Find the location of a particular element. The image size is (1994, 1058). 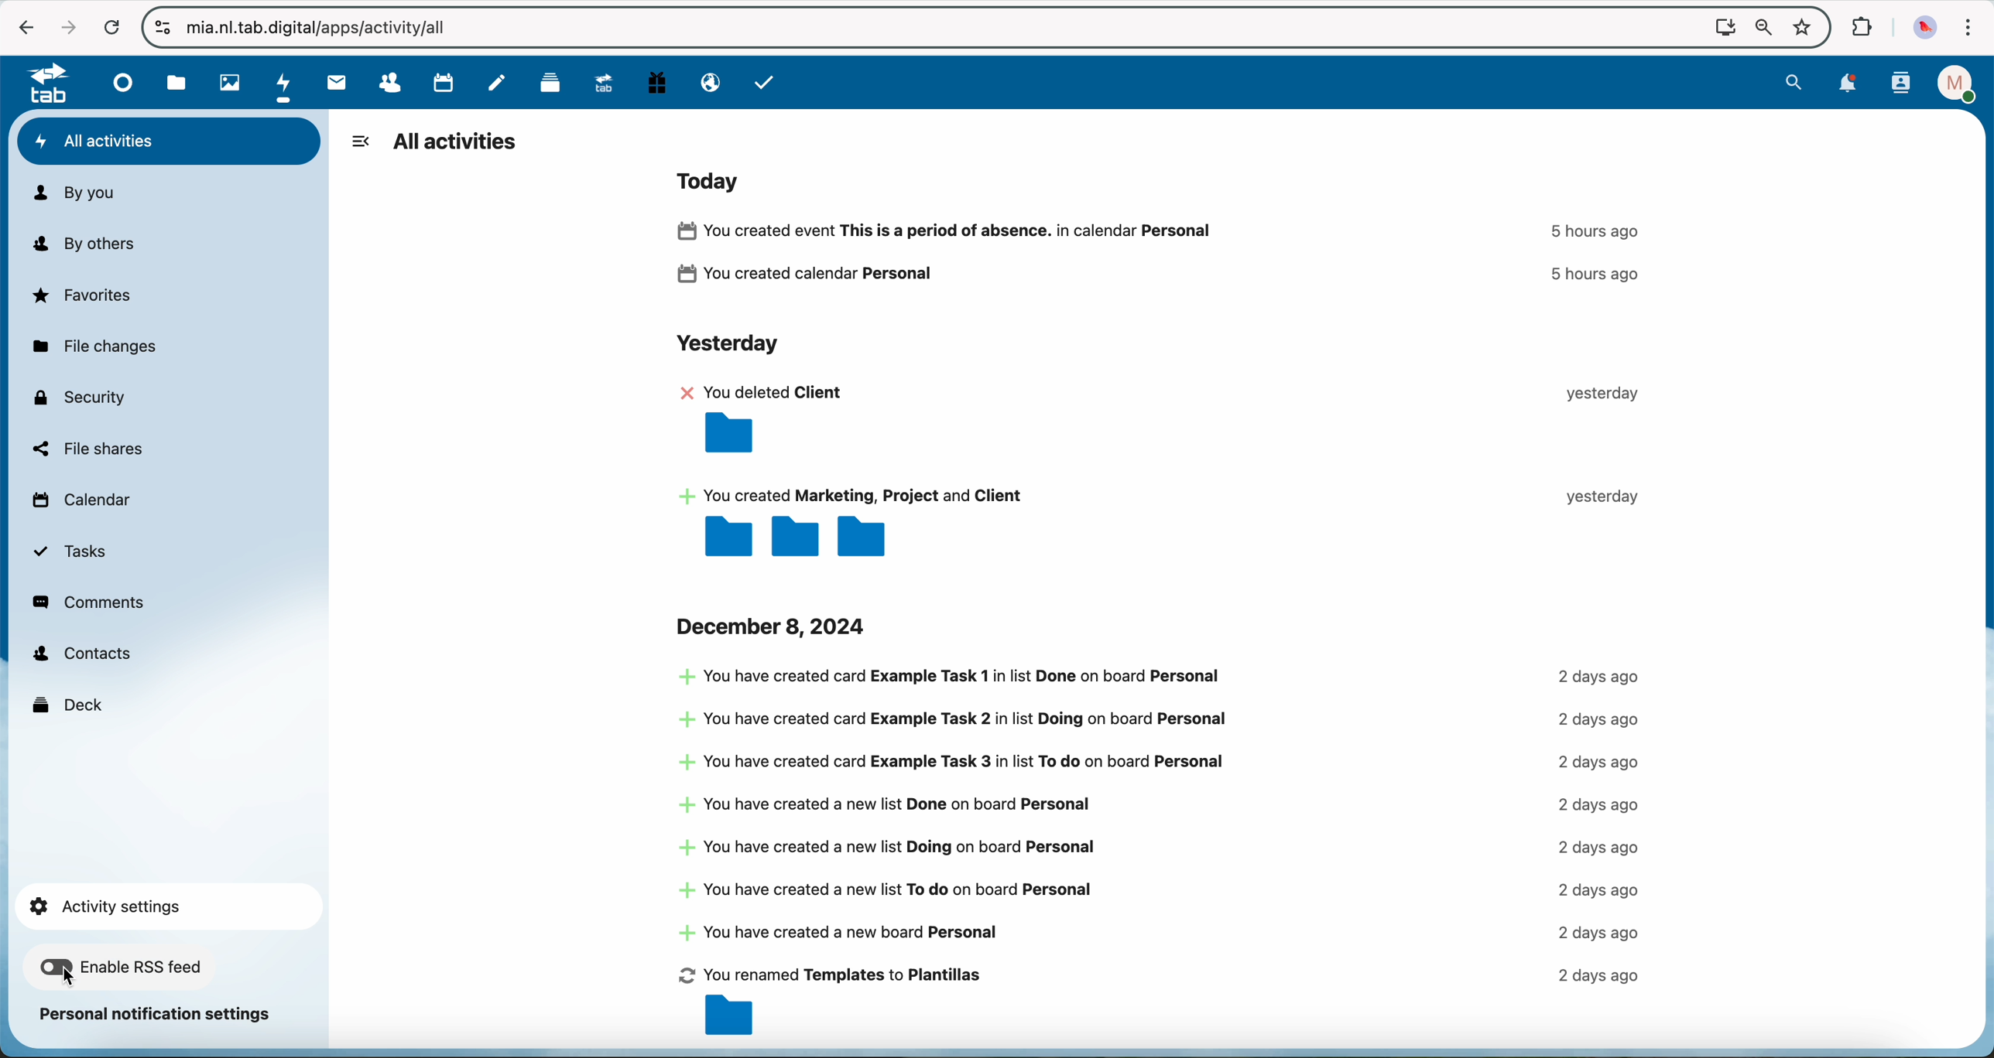

tasks is located at coordinates (71, 552).